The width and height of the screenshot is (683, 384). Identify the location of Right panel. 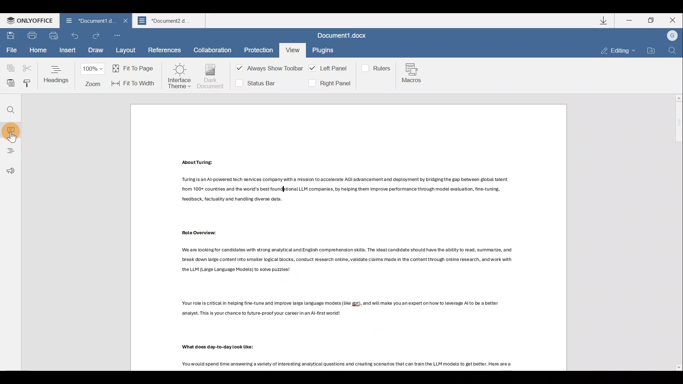
(329, 83).